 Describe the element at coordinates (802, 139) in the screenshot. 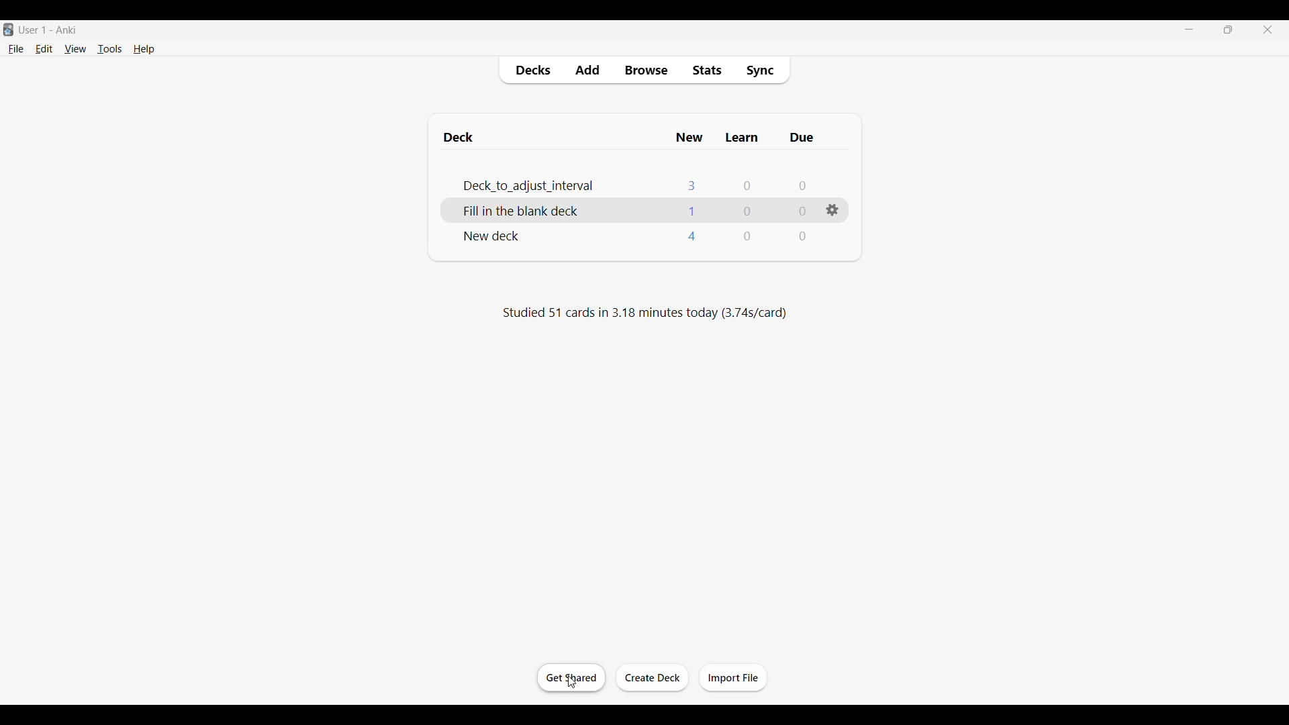

I see `Due` at that location.